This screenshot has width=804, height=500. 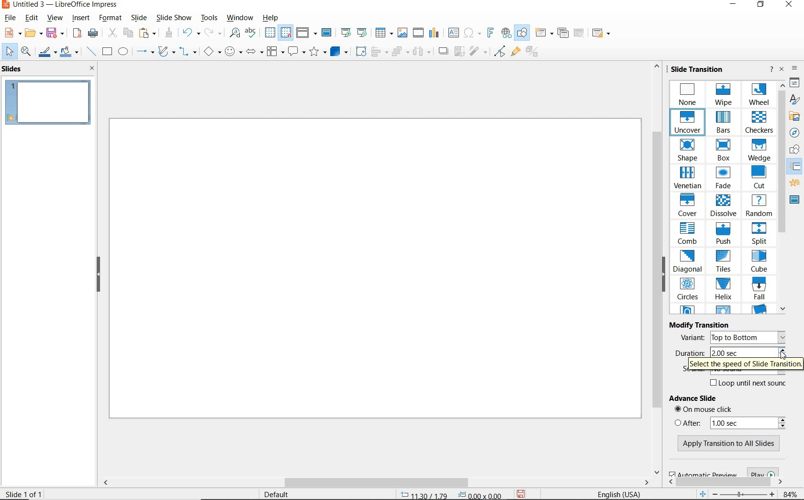 What do you see at coordinates (384, 33) in the screenshot?
I see `TABLE` at bounding box center [384, 33].